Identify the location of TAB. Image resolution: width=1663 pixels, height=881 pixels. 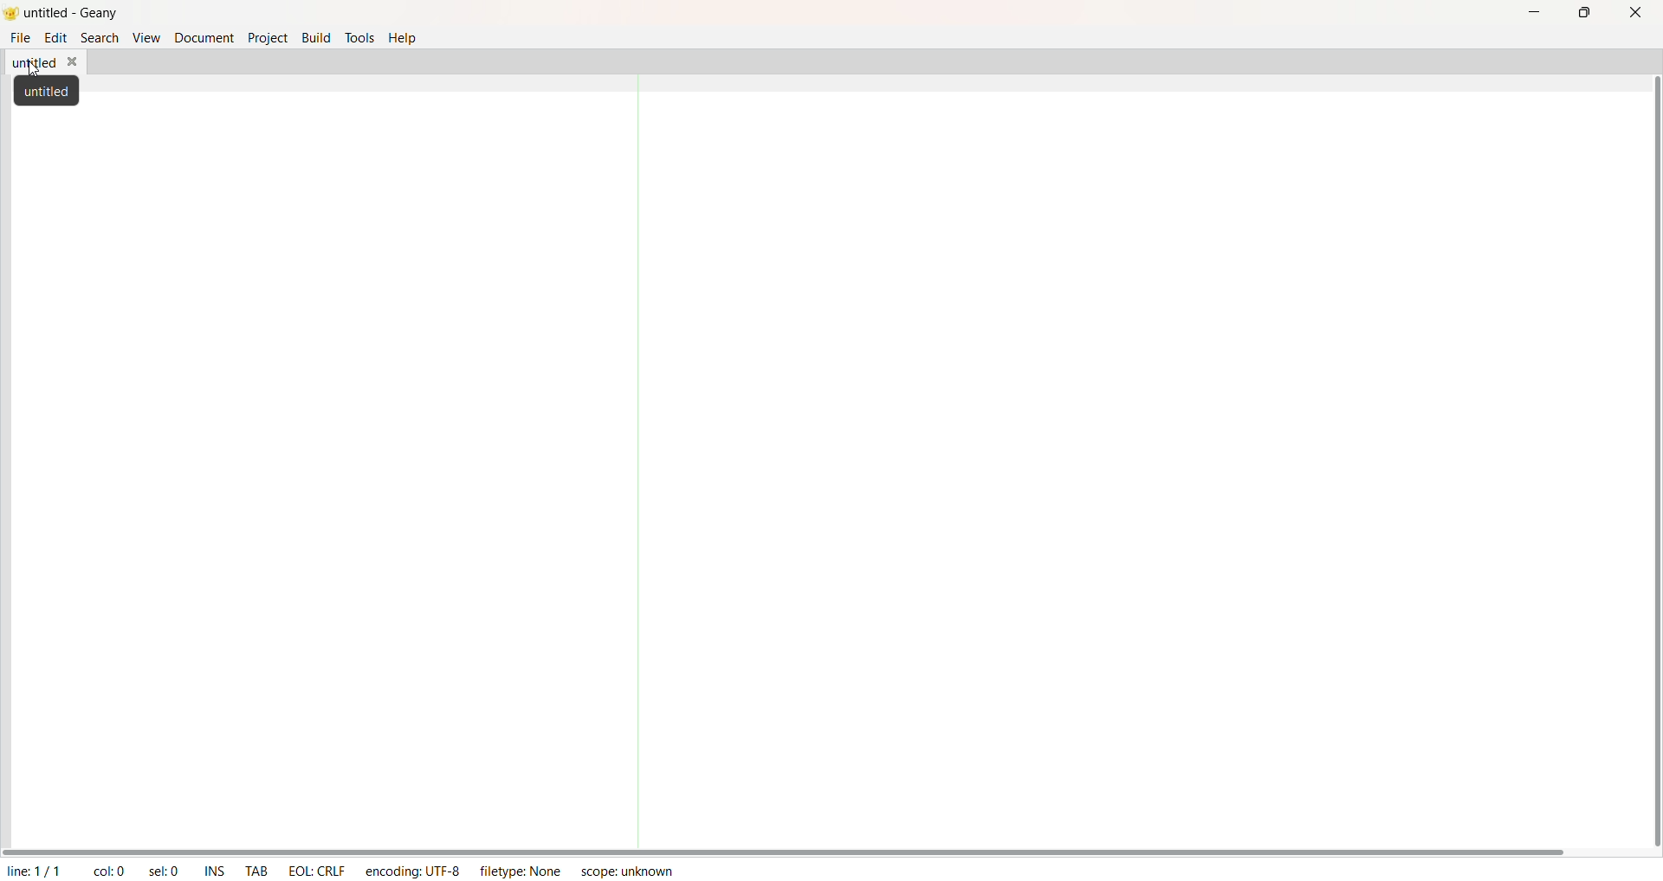
(259, 871).